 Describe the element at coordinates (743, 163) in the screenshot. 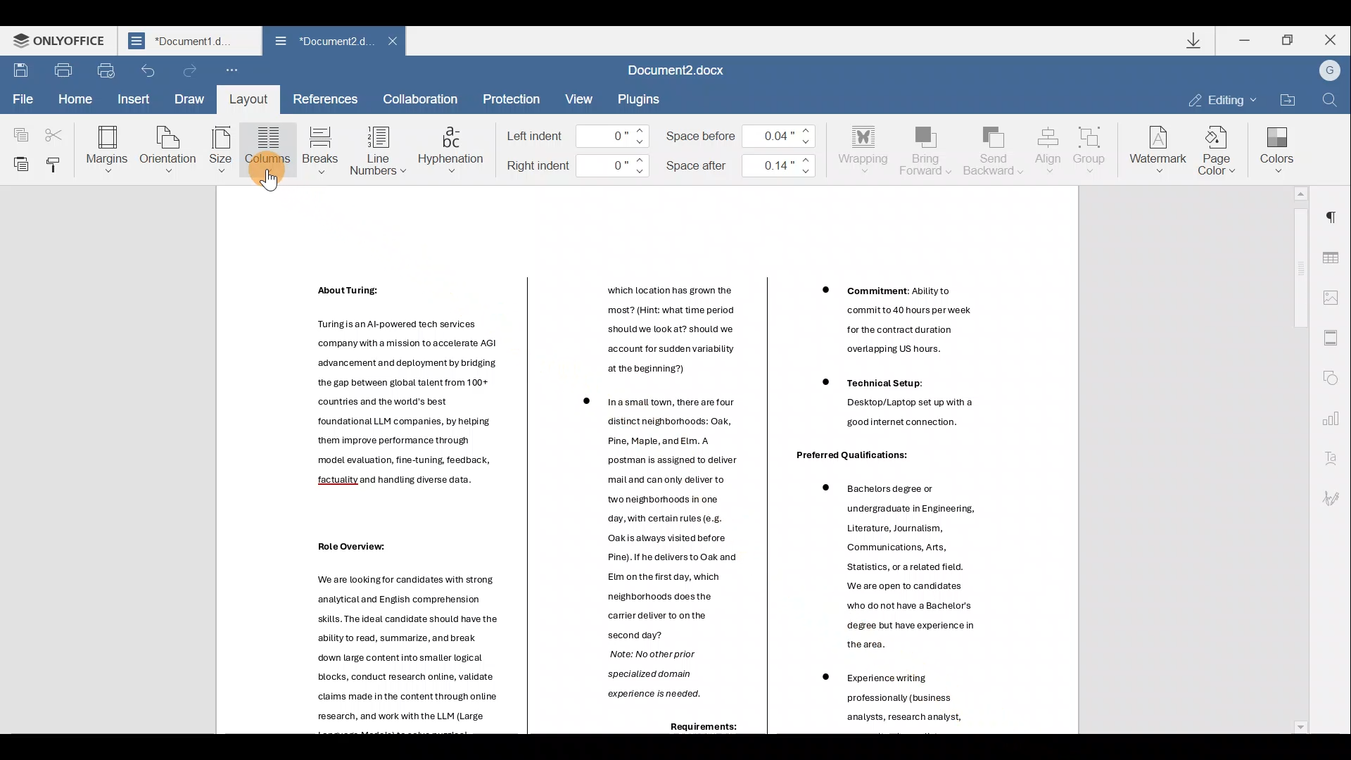

I see `Space after` at that location.